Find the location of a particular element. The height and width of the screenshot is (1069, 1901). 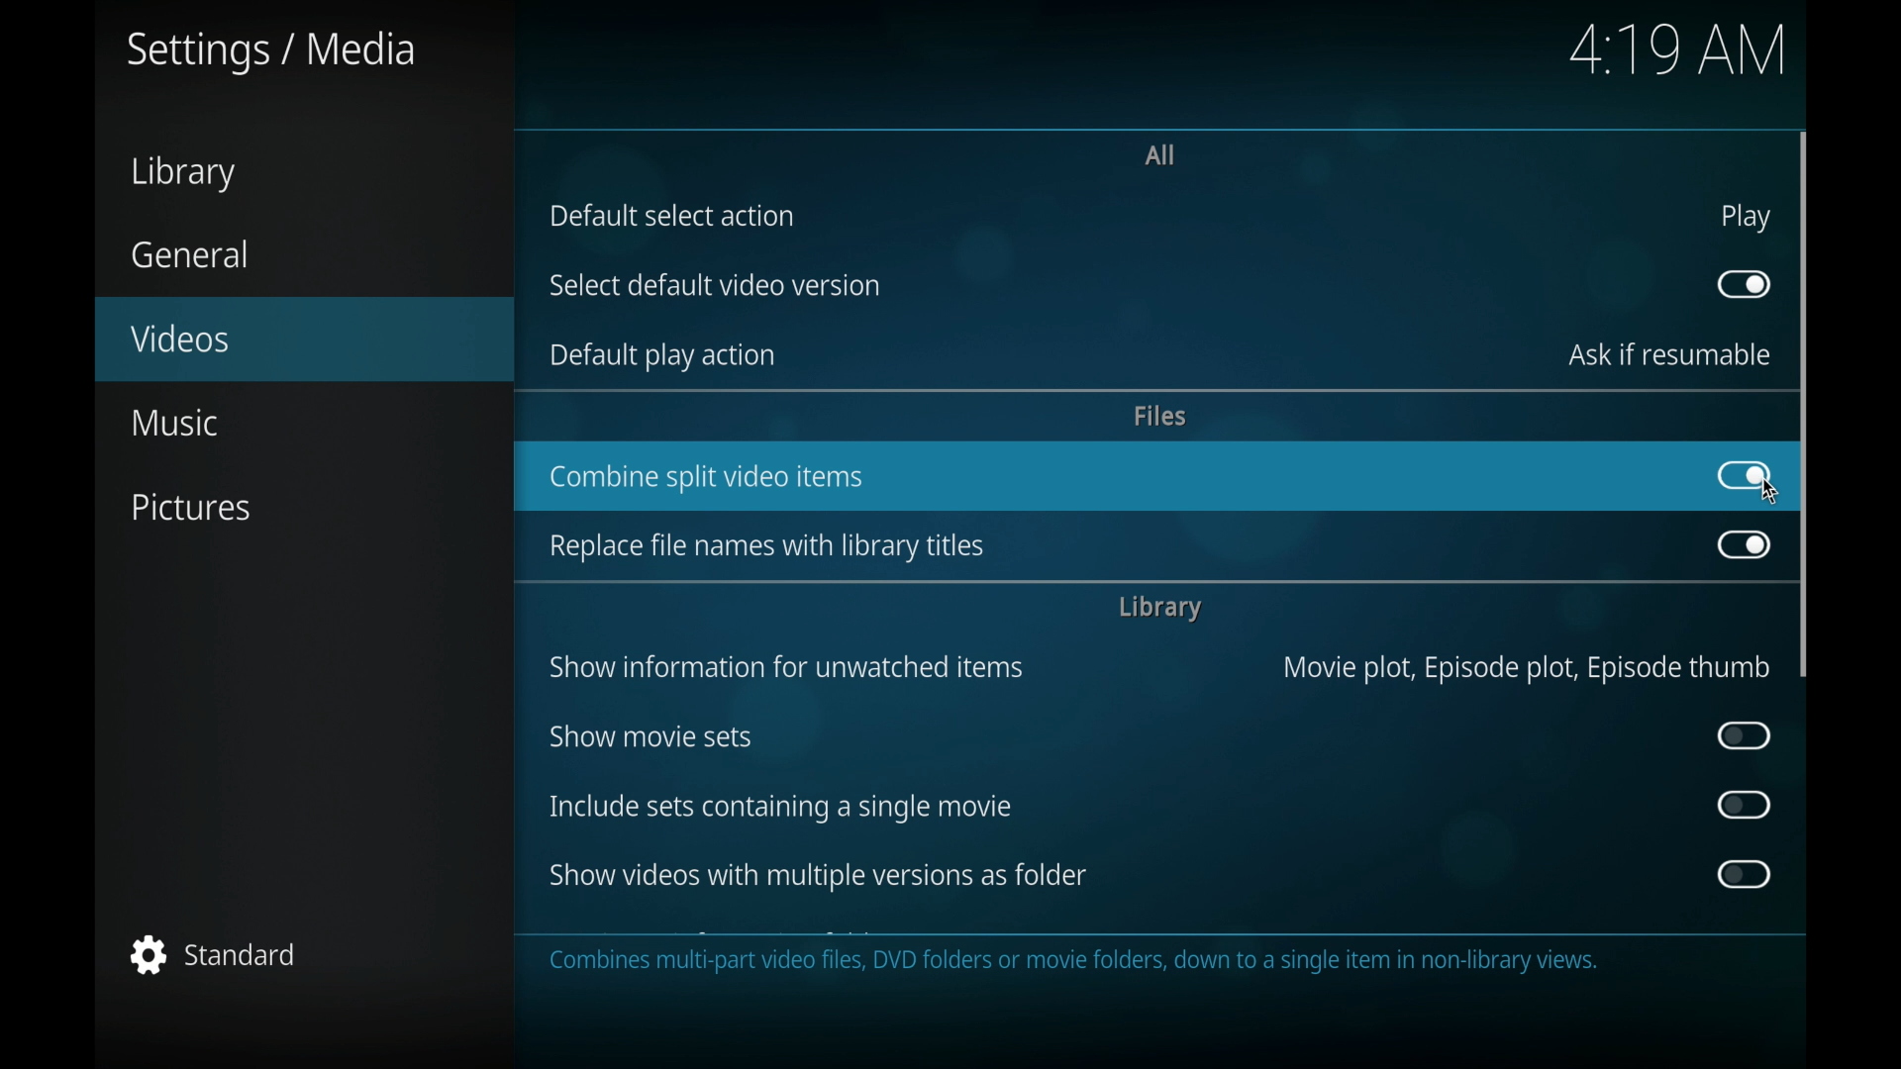

library is located at coordinates (185, 173).